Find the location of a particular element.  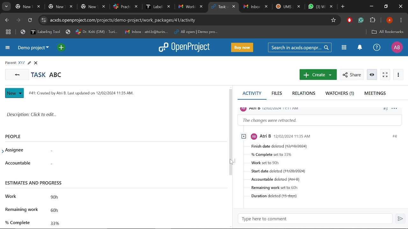

Next page is located at coordinates (19, 21).